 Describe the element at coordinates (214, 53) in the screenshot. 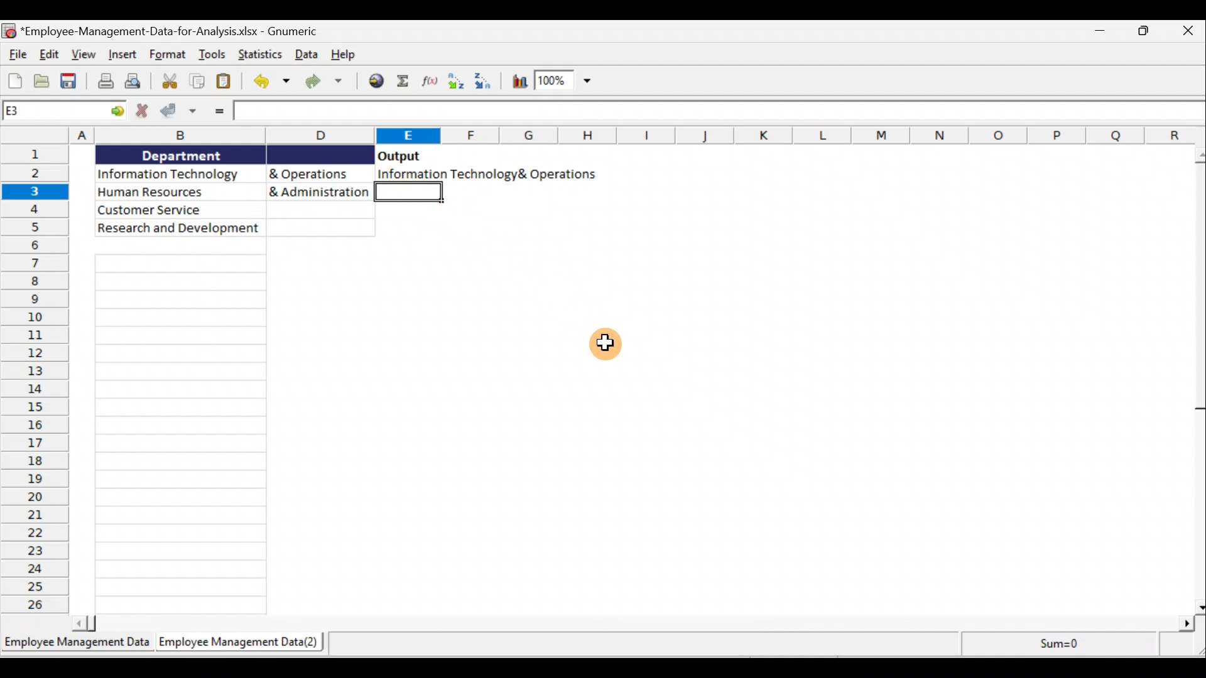

I see `Tools` at that location.